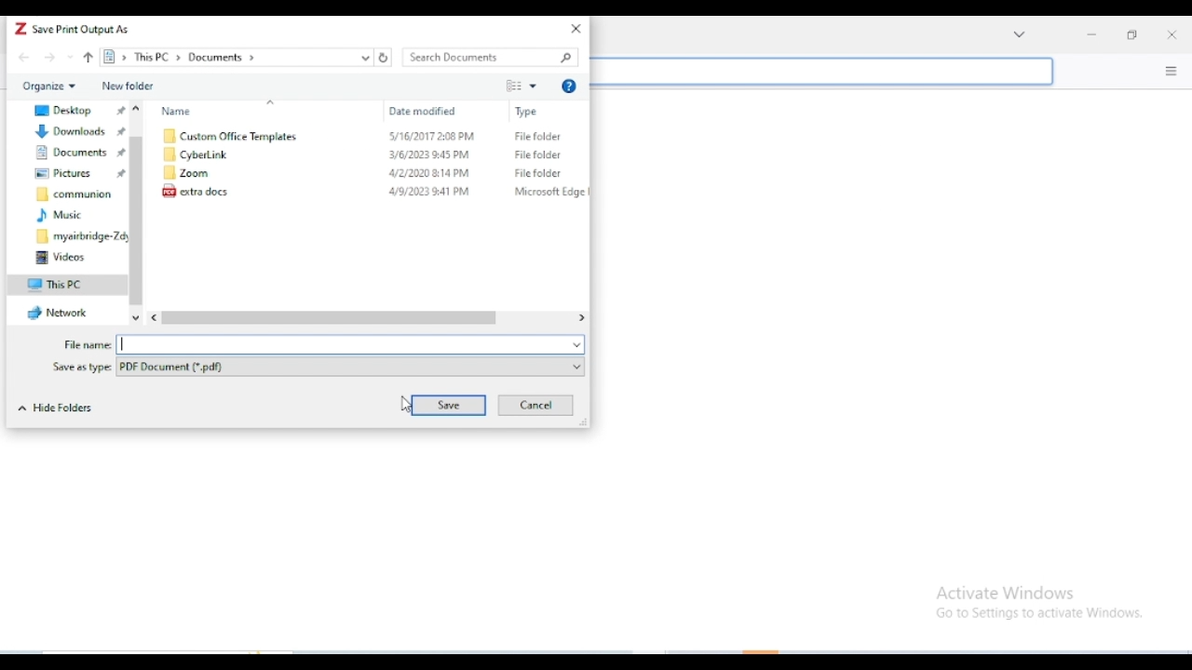  Describe the element at coordinates (177, 112) in the screenshot. I see `Name` at that location.